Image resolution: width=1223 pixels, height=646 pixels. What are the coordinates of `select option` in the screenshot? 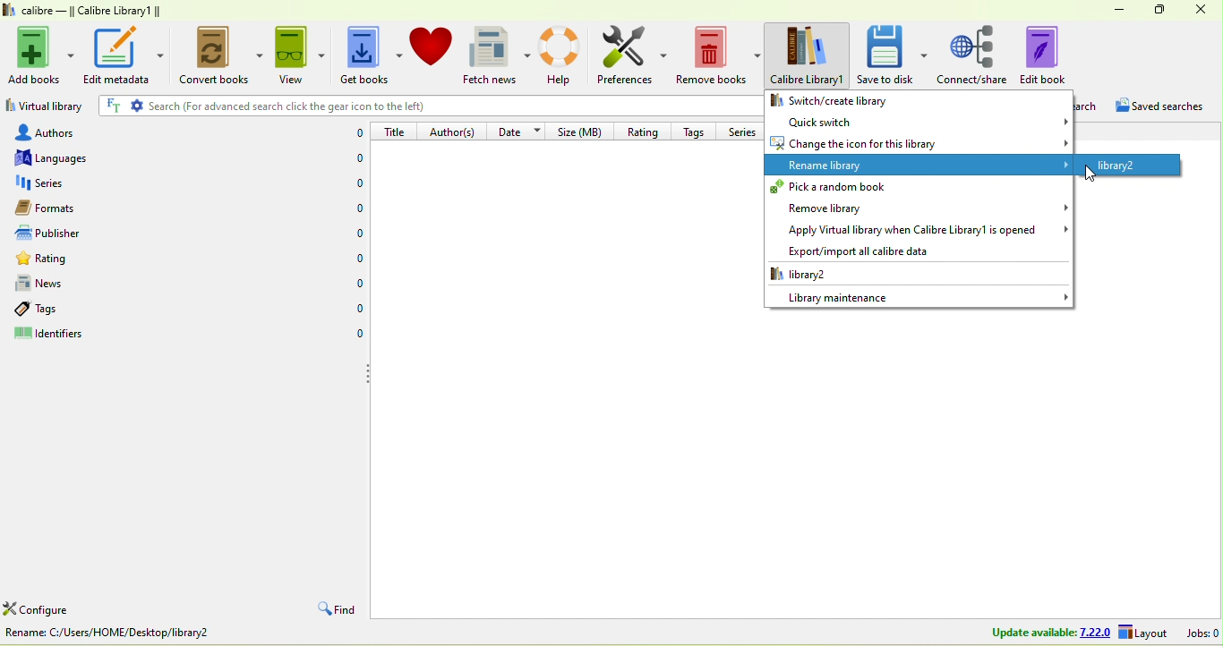 It's located at (1126, 165).